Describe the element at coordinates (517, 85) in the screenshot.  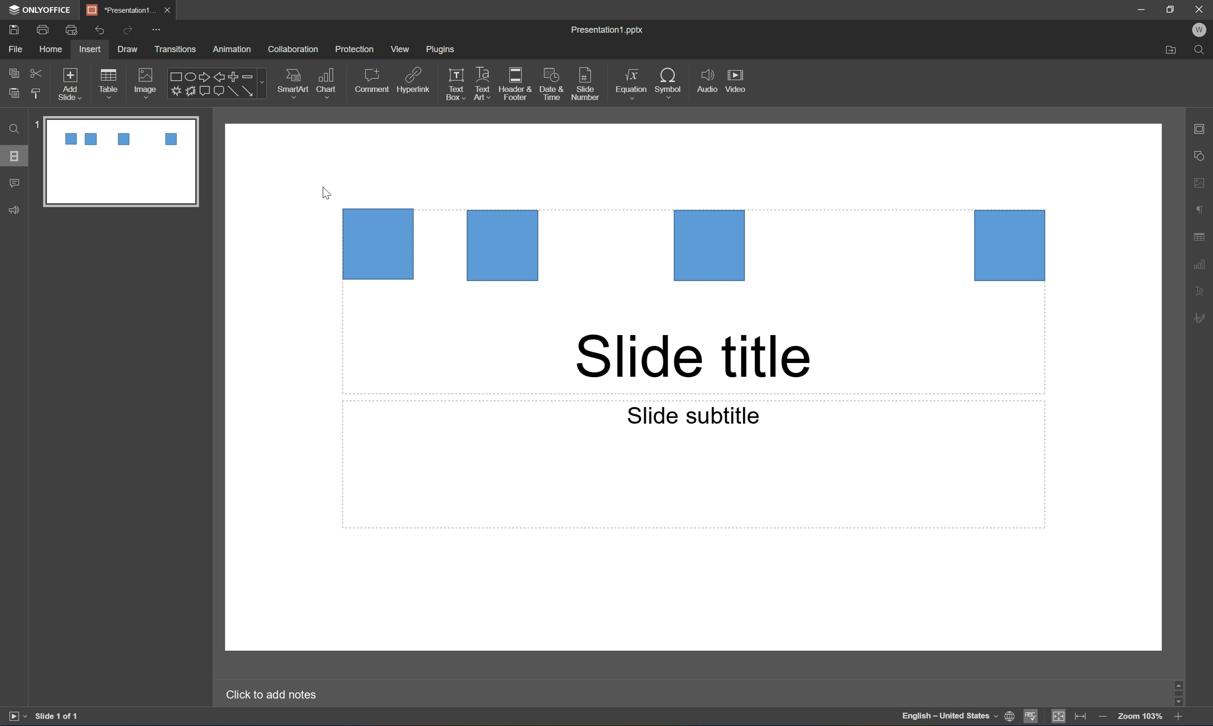
I see `header & footer` at that location.